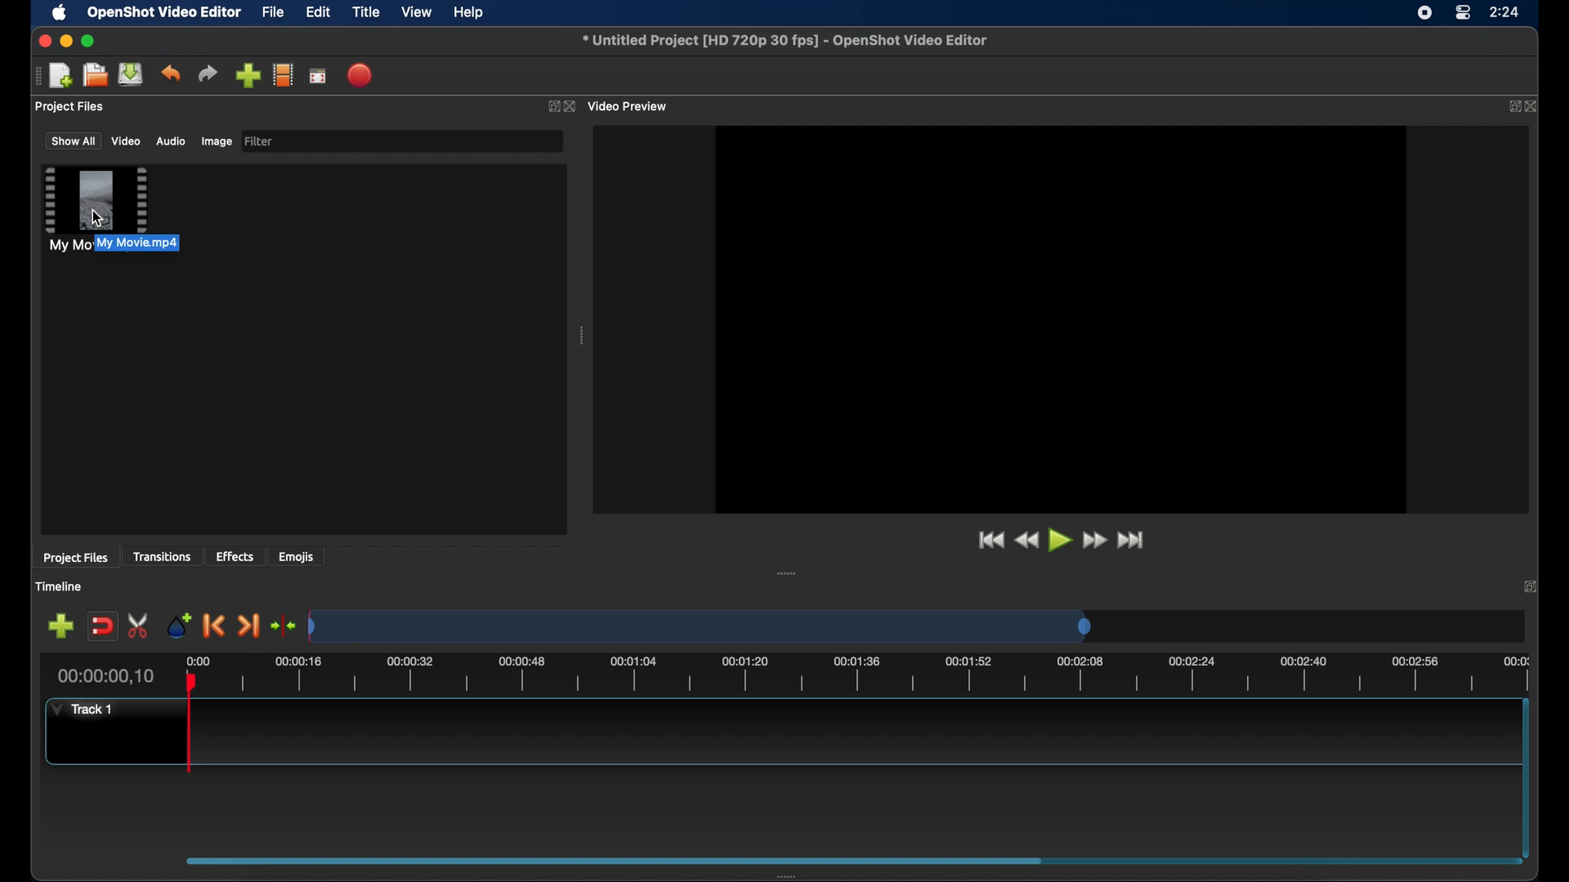 The image size is (1569, 882). I want to click on export video, so click(360, 74).